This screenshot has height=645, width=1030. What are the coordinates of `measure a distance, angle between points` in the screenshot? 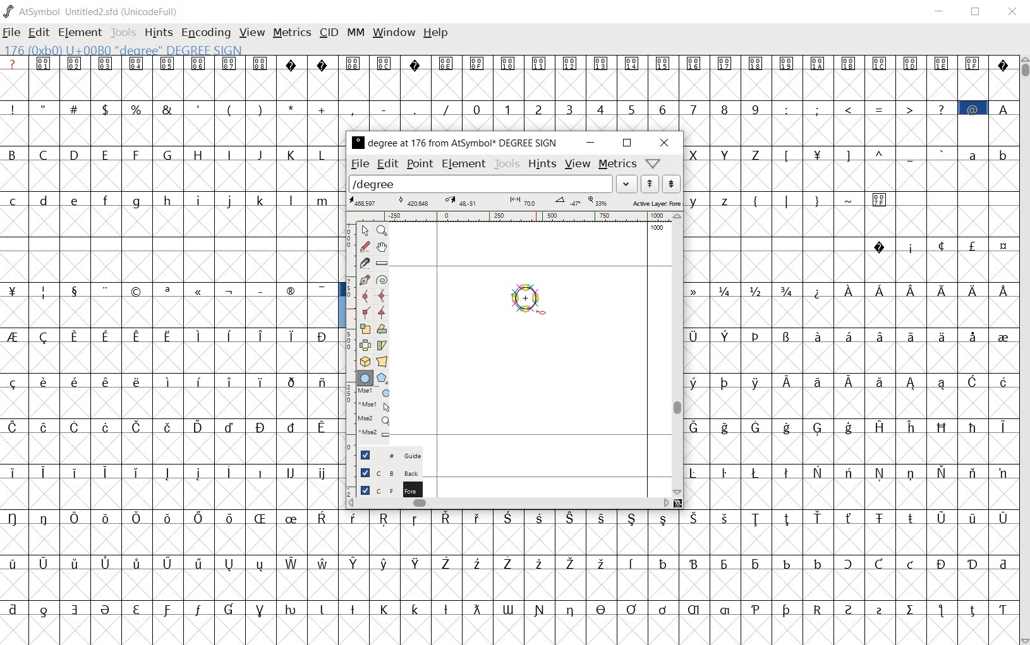 It's located at (382, 264).